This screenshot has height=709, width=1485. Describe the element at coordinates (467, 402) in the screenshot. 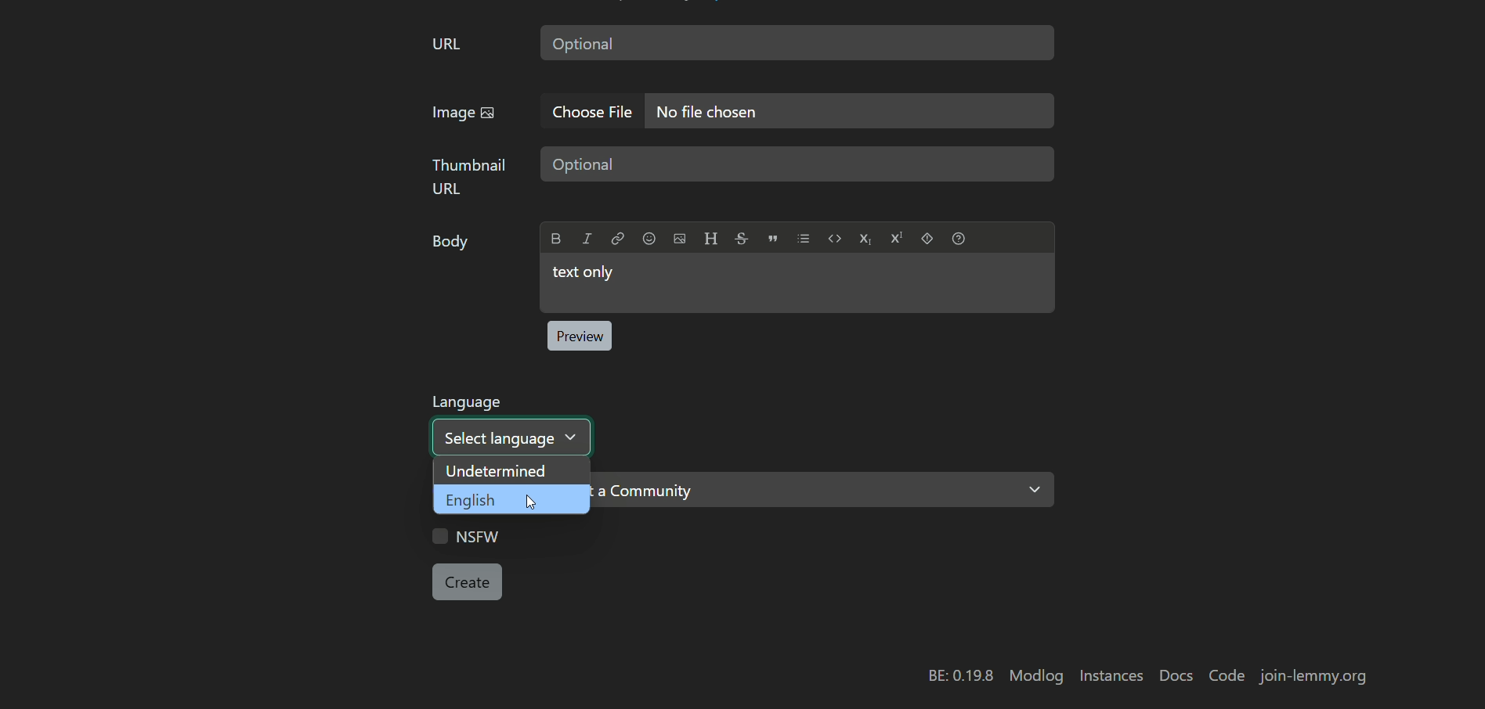

I see `Language` at that location.